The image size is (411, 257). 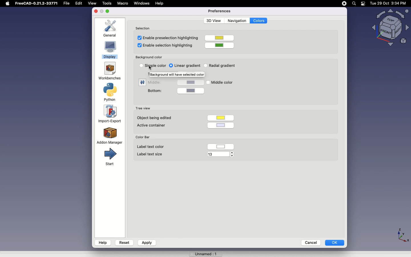 What do you see at coordinates (193, 90) in the screenshot?
I see `color` at bounding box center [193, 90].